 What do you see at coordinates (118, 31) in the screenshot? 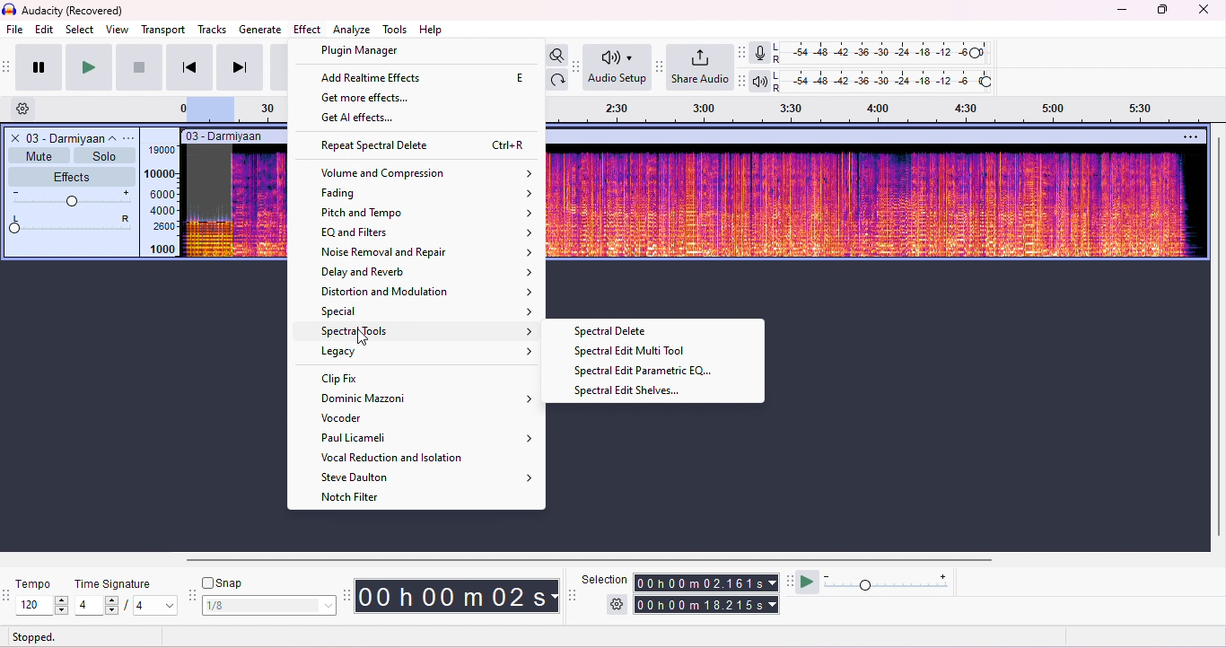
I see `view` at bounding box center [118, 31].